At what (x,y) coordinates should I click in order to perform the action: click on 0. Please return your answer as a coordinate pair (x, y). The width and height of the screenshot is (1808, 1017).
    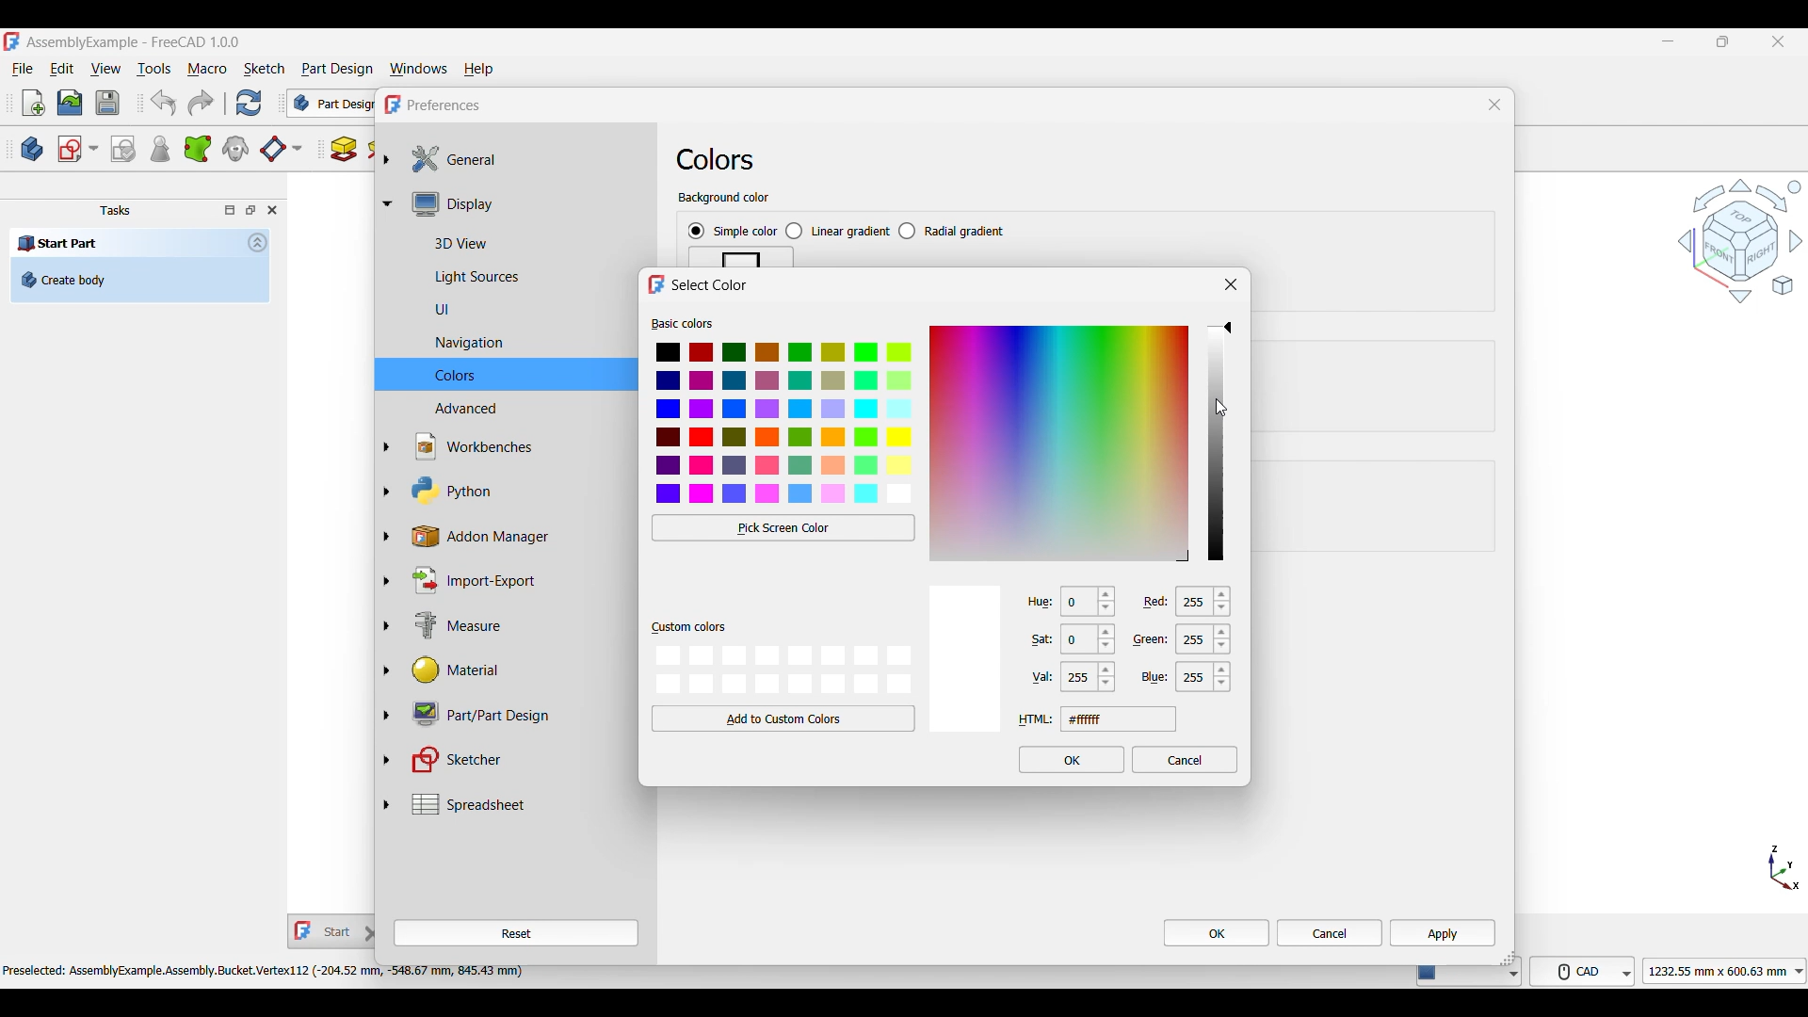
    Looking at the image, I should click on (1091, 642).